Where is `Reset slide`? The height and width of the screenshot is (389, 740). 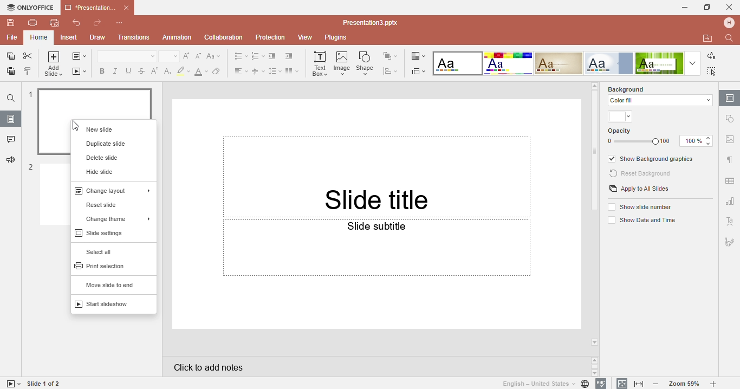
Reset slide is located at coordinates (107, 205).